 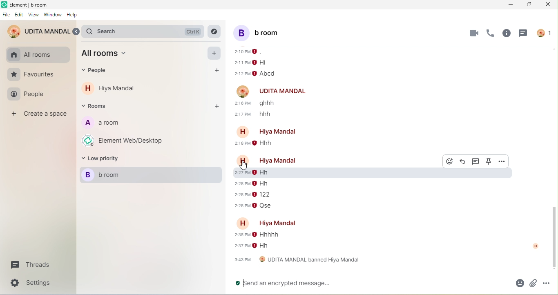 I want to click on element web/desktop, so click(x=125, y=140).